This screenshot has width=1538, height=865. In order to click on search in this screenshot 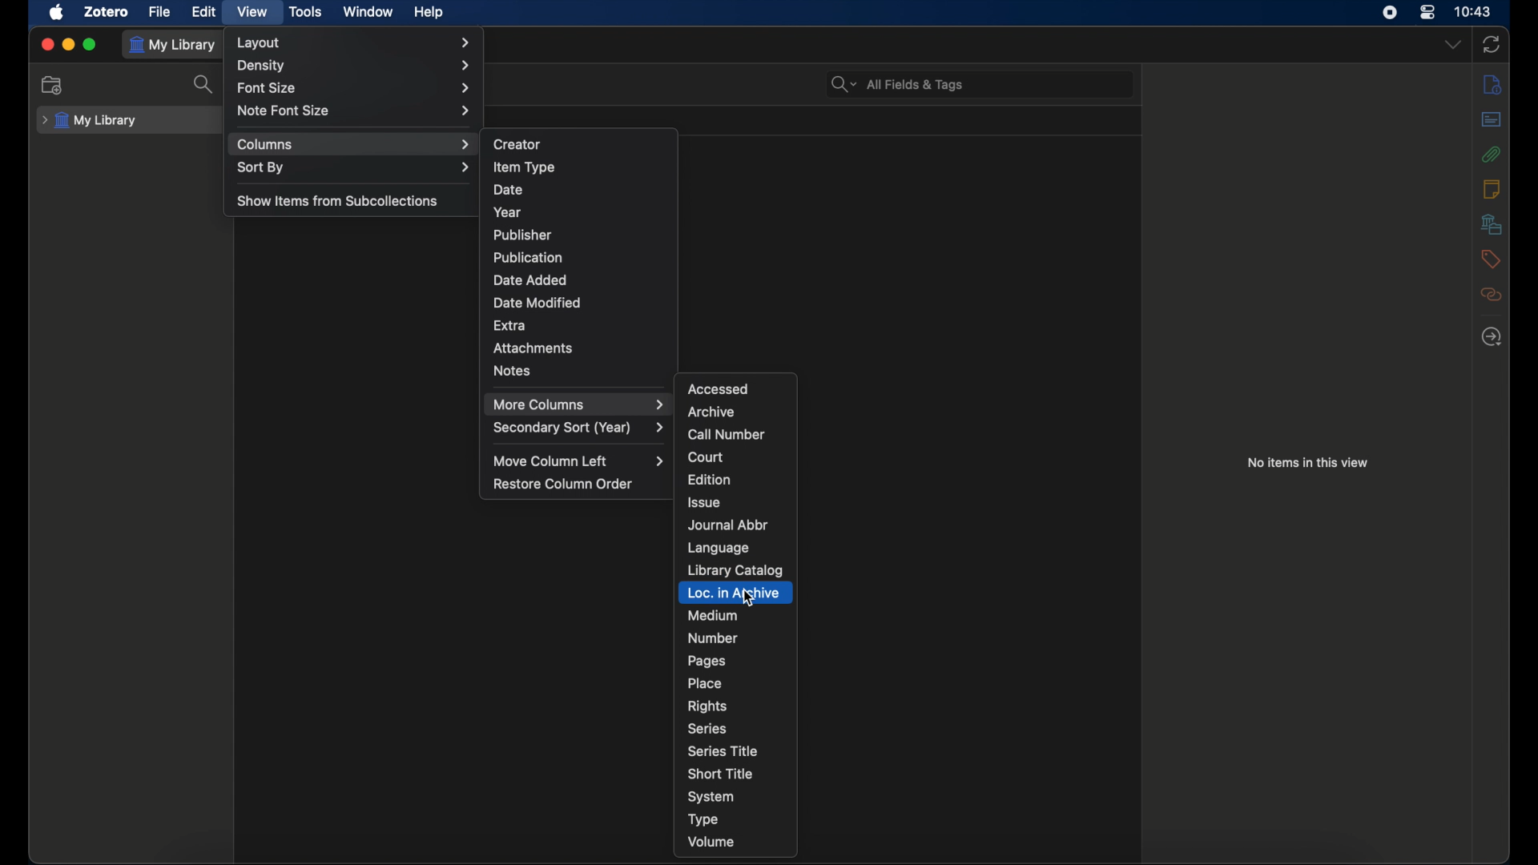, I will do `click(205, 84)`.